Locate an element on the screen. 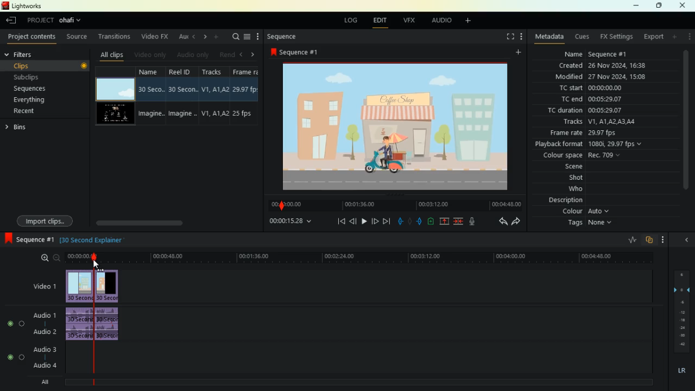  tracks is located at coordinates (574, 122).